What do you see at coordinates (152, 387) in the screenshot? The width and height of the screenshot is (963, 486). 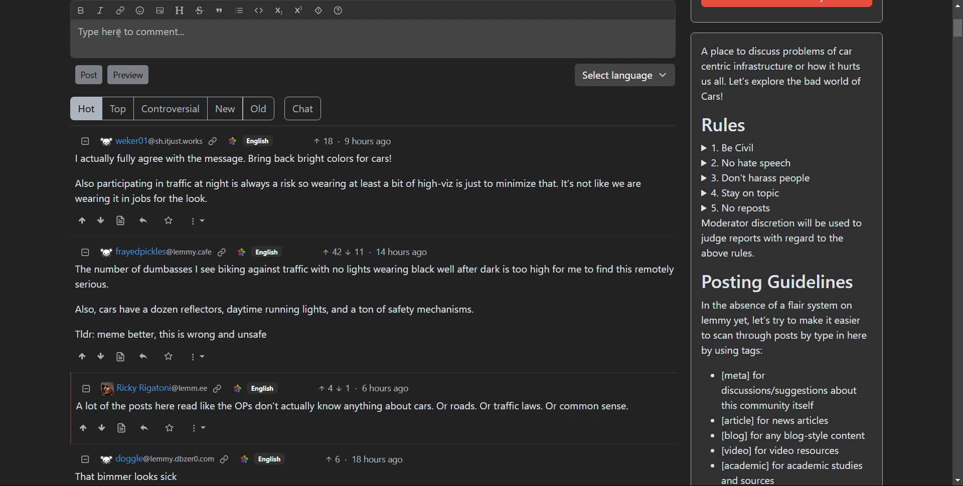 I see `[3 Ricky Rigatoni@lemm.ee` at bounding box center [152, 387].